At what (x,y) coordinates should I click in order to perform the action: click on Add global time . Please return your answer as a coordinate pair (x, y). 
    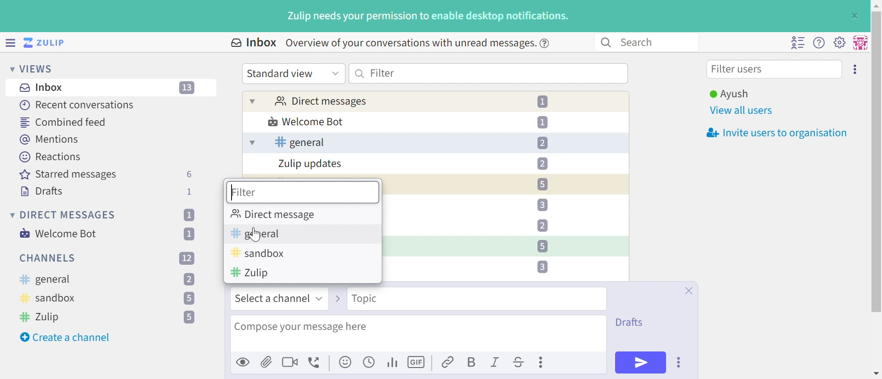
    Looking at the image, I should click on (371, 362).